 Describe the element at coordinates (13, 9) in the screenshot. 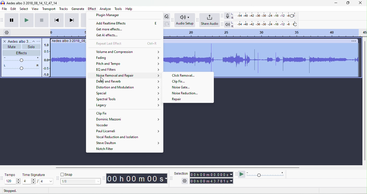

I see `edit` at that location.